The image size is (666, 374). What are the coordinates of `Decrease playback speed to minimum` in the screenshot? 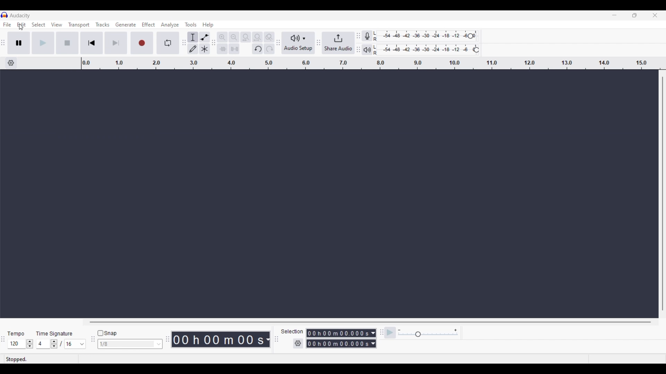 It's located at (399, 330).